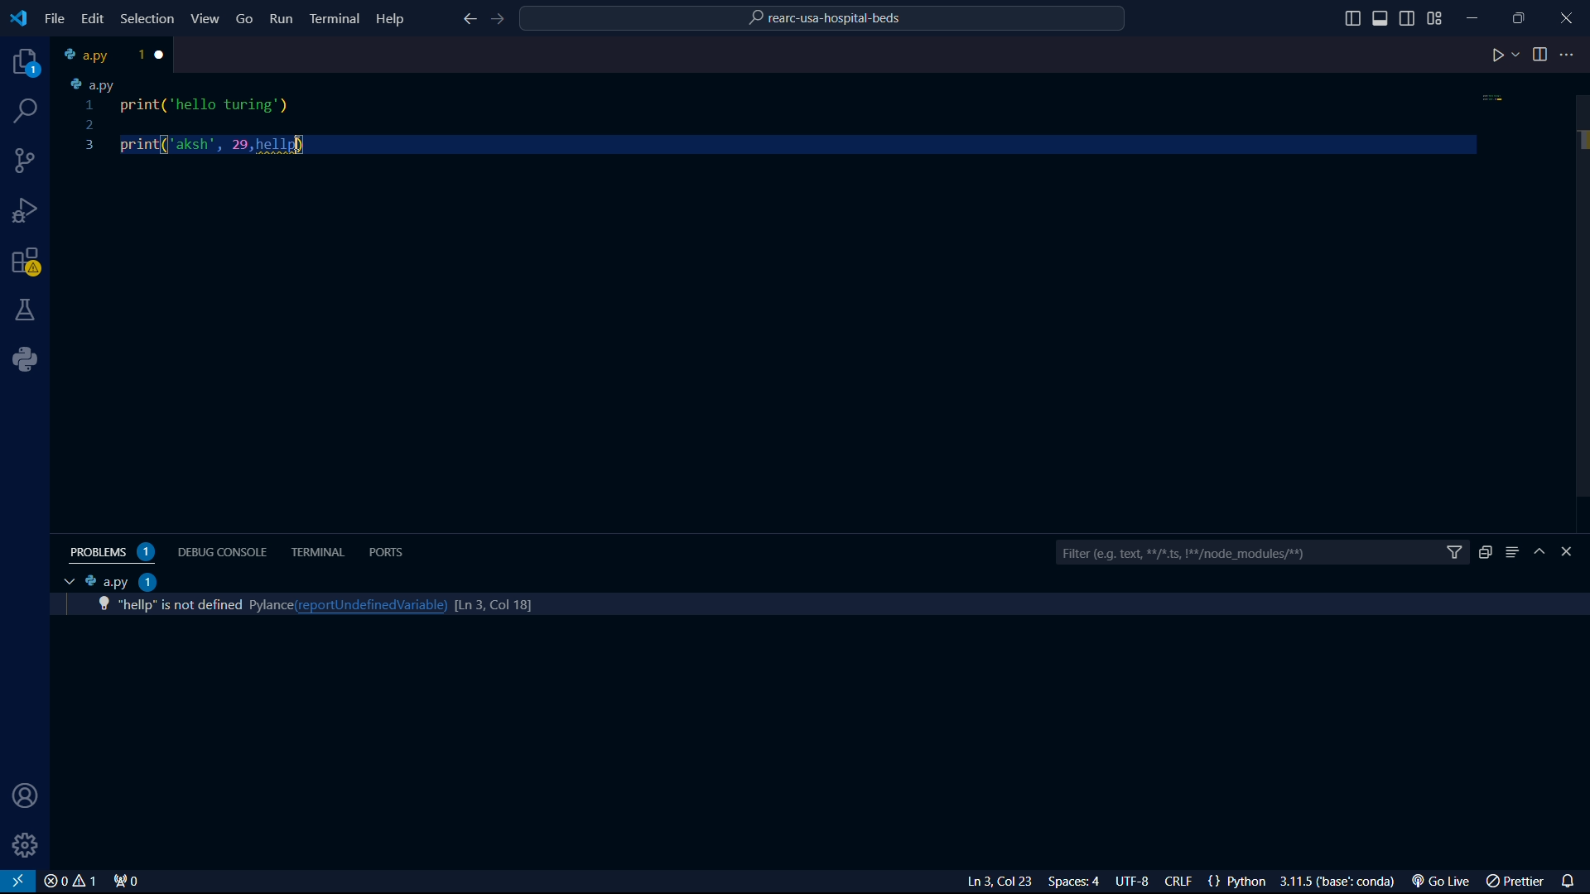 The width and height of the screenshot is (1590, 894). What do you see at coordinates (21, 797) in the screenshot?
I see `user` at bounding box center [21, 797].